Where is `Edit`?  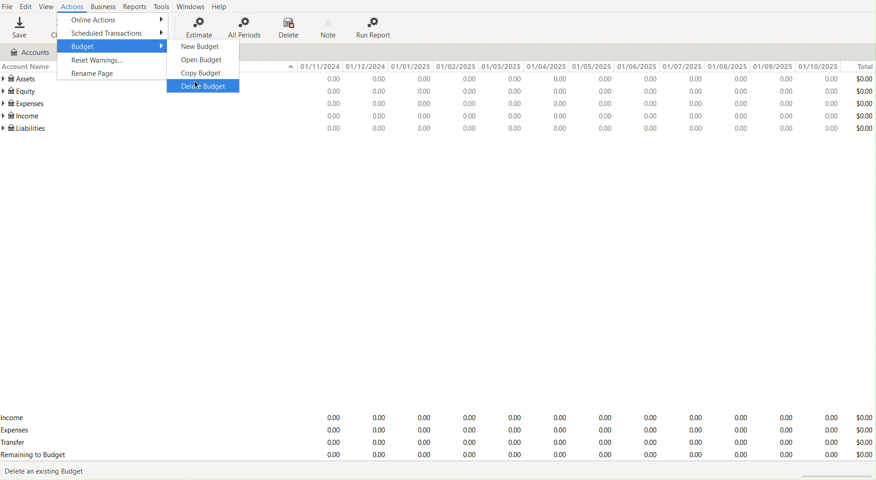 Edit is located at coordinates (25, 7).